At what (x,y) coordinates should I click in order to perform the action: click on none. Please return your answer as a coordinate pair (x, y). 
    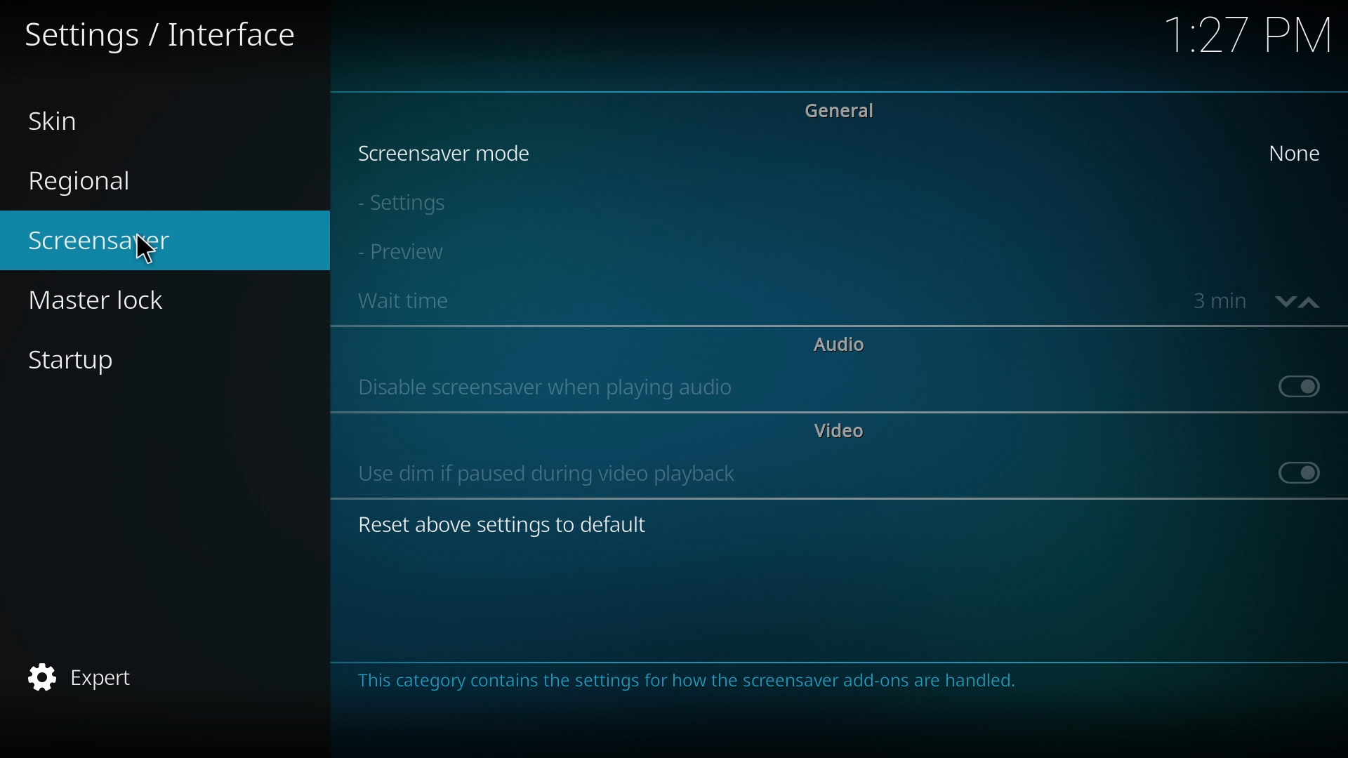
    Looking at the image, I should click on (1300, 153).